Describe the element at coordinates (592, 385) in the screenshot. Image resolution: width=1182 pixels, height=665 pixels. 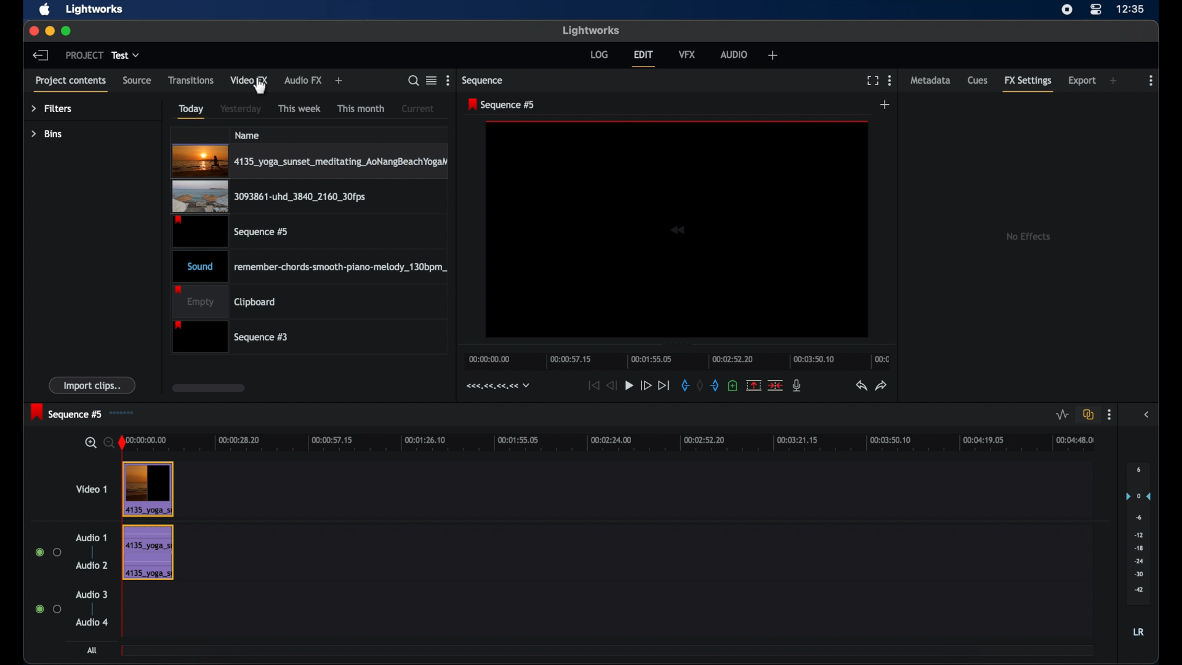
I see `jump to start` at that location.